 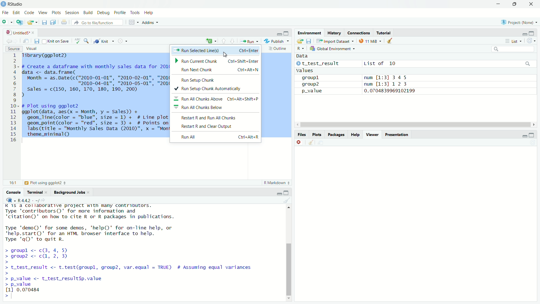 I want to click on File, so click(x=5, y=12).